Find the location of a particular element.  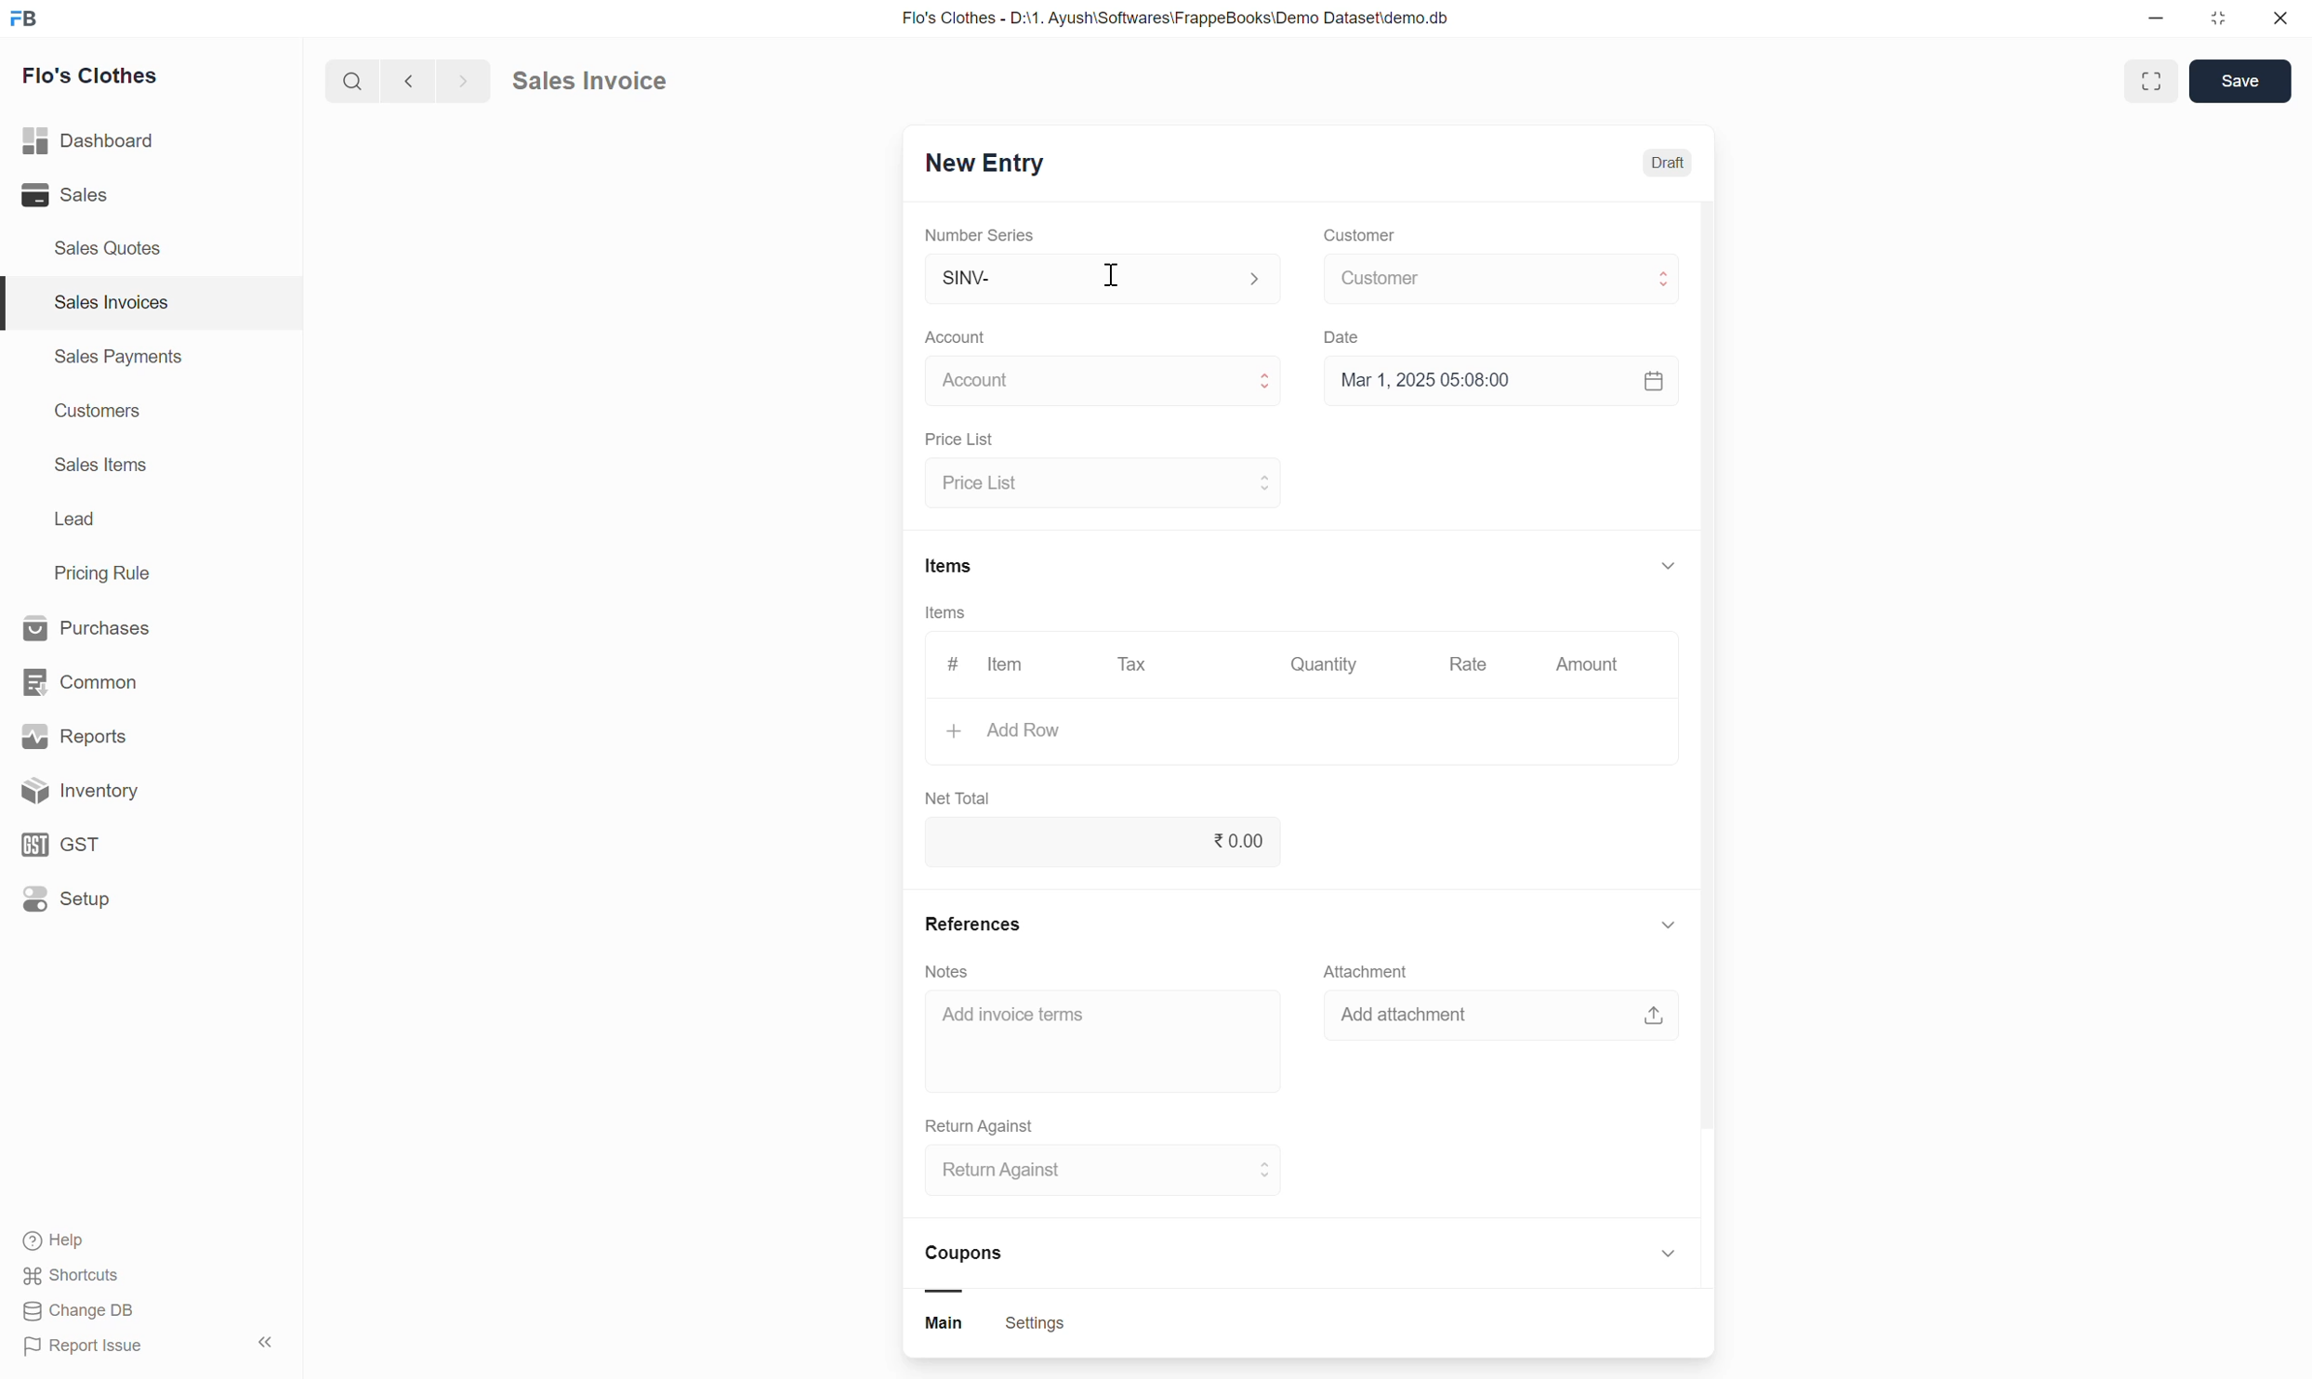

resize  is located at coordinates (2226, 22).